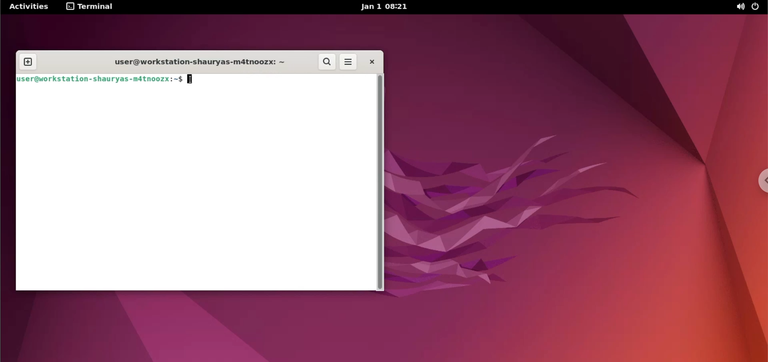 This screenshot has height=362, width=768. Describe the element at coordinates (200, 62) in the screenshot. I see `user@workstation-shauryas-m4tnoozx: ~` at that location.